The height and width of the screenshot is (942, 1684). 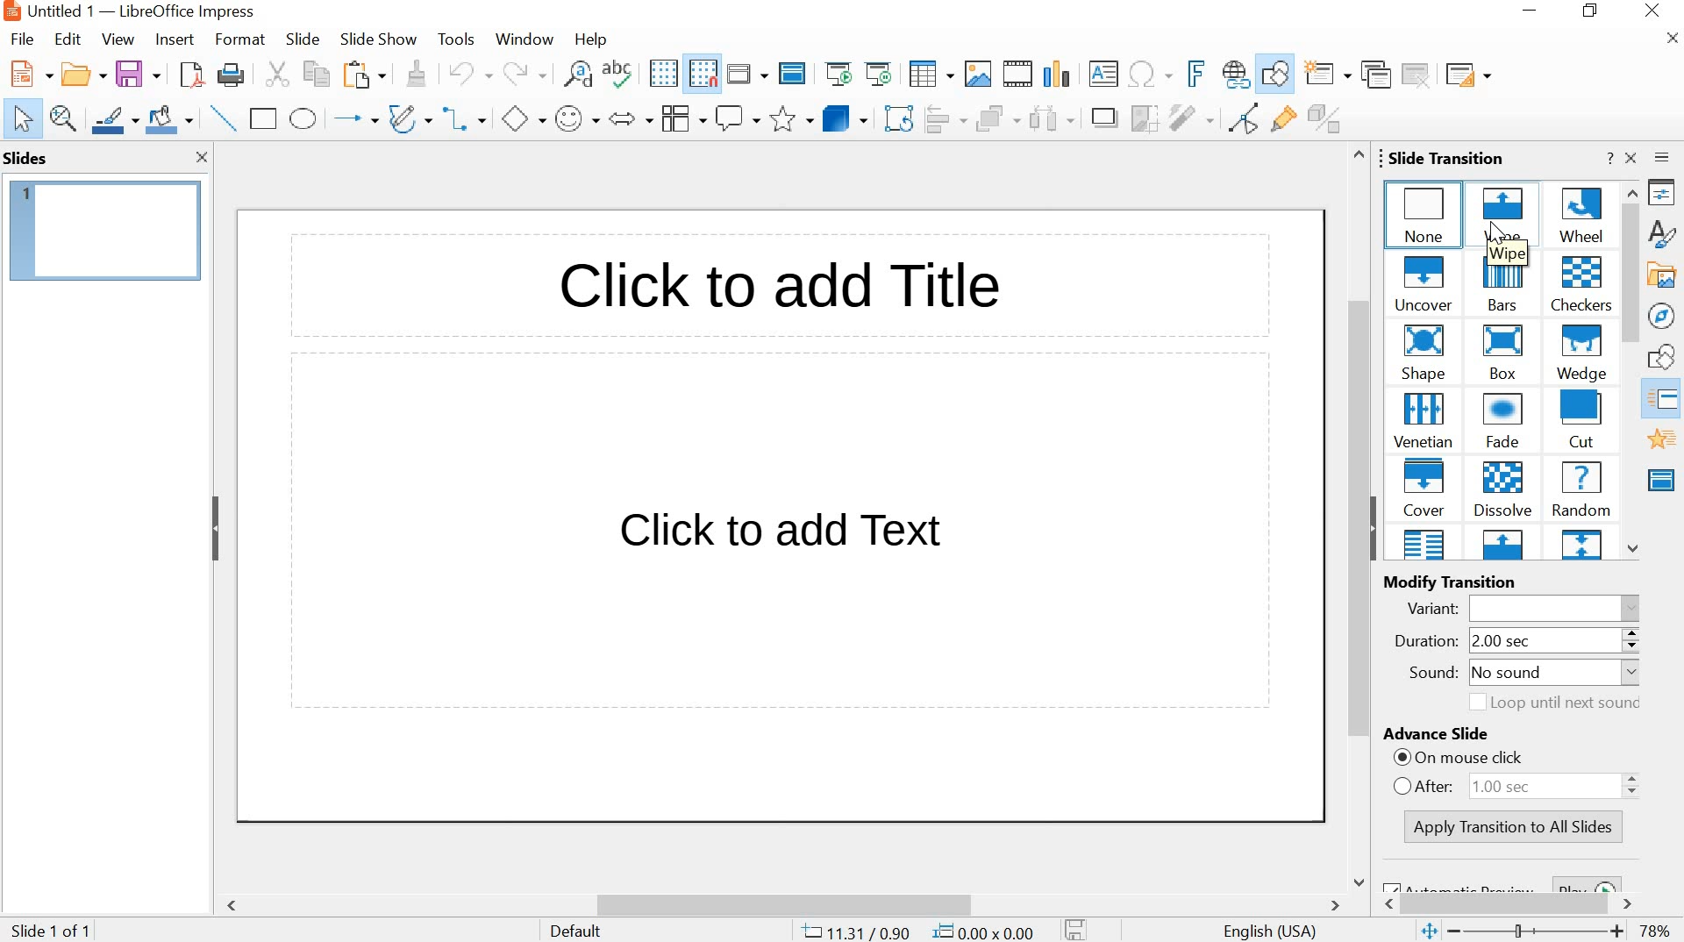 I want to click on Lines and arrows, so click(x=354, y=117).